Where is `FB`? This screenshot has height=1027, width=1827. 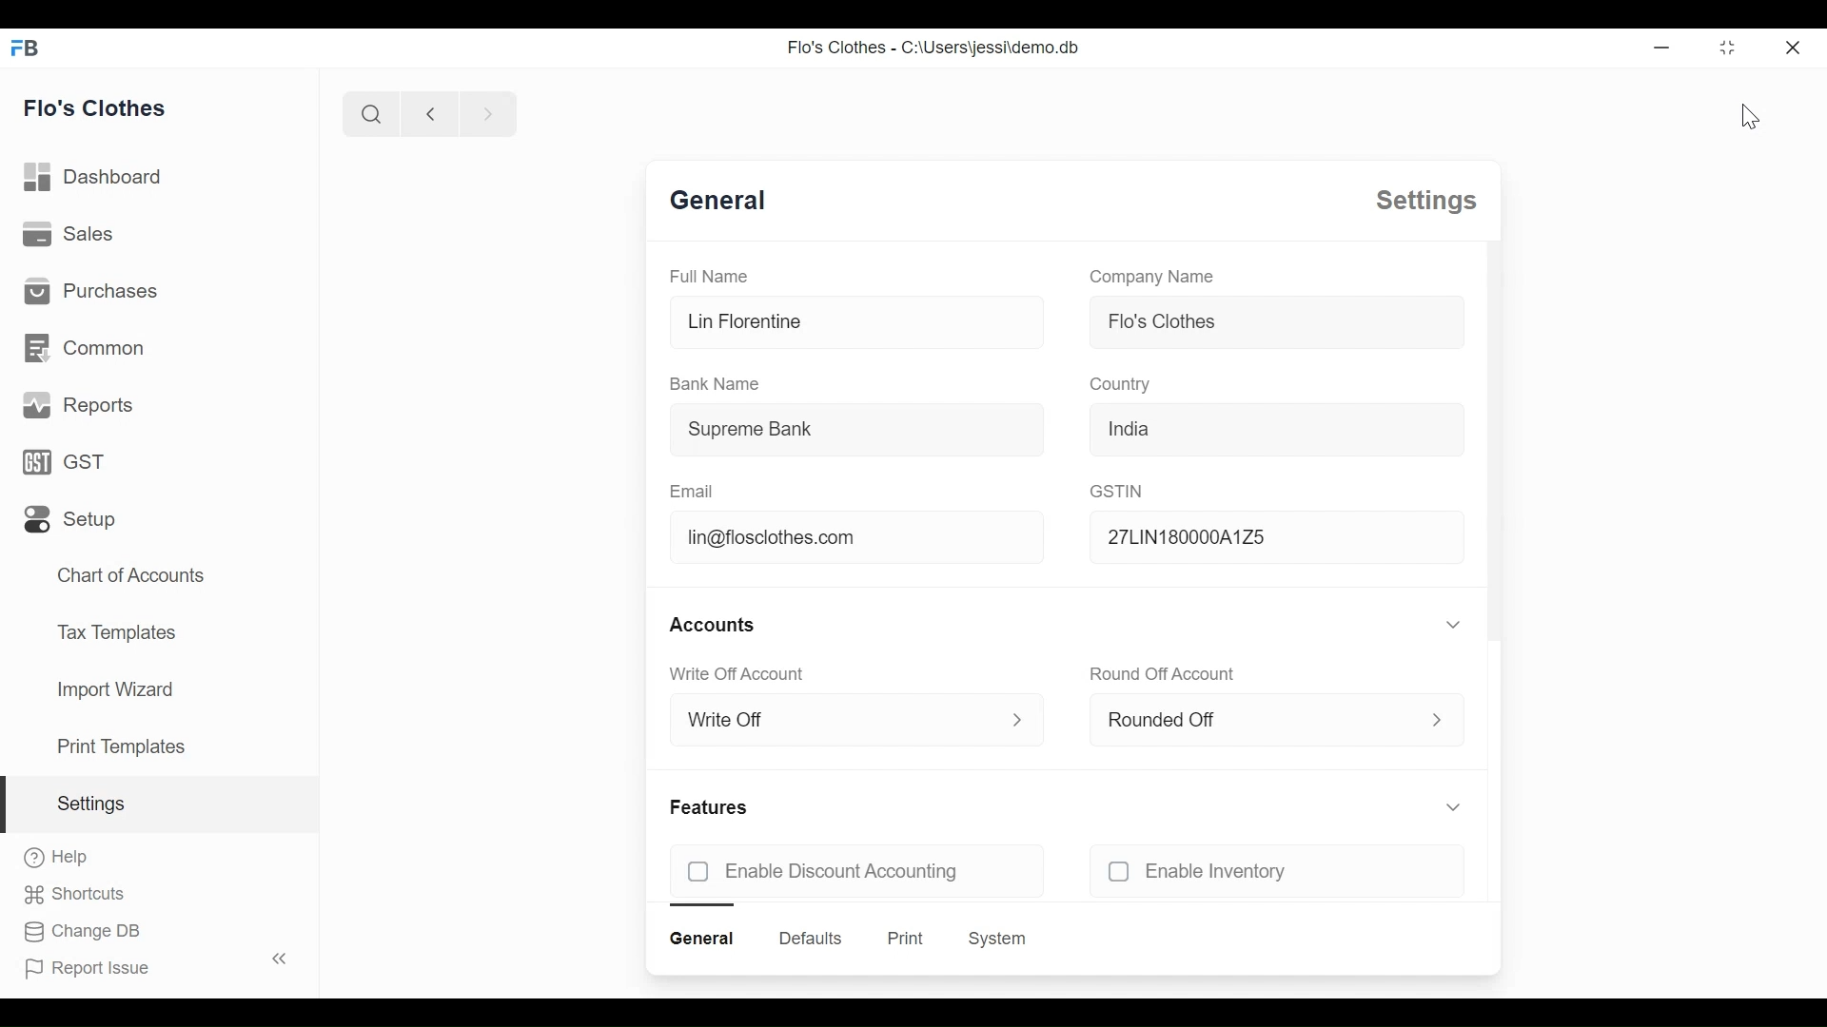
FB is located at coordinates (27, 47).